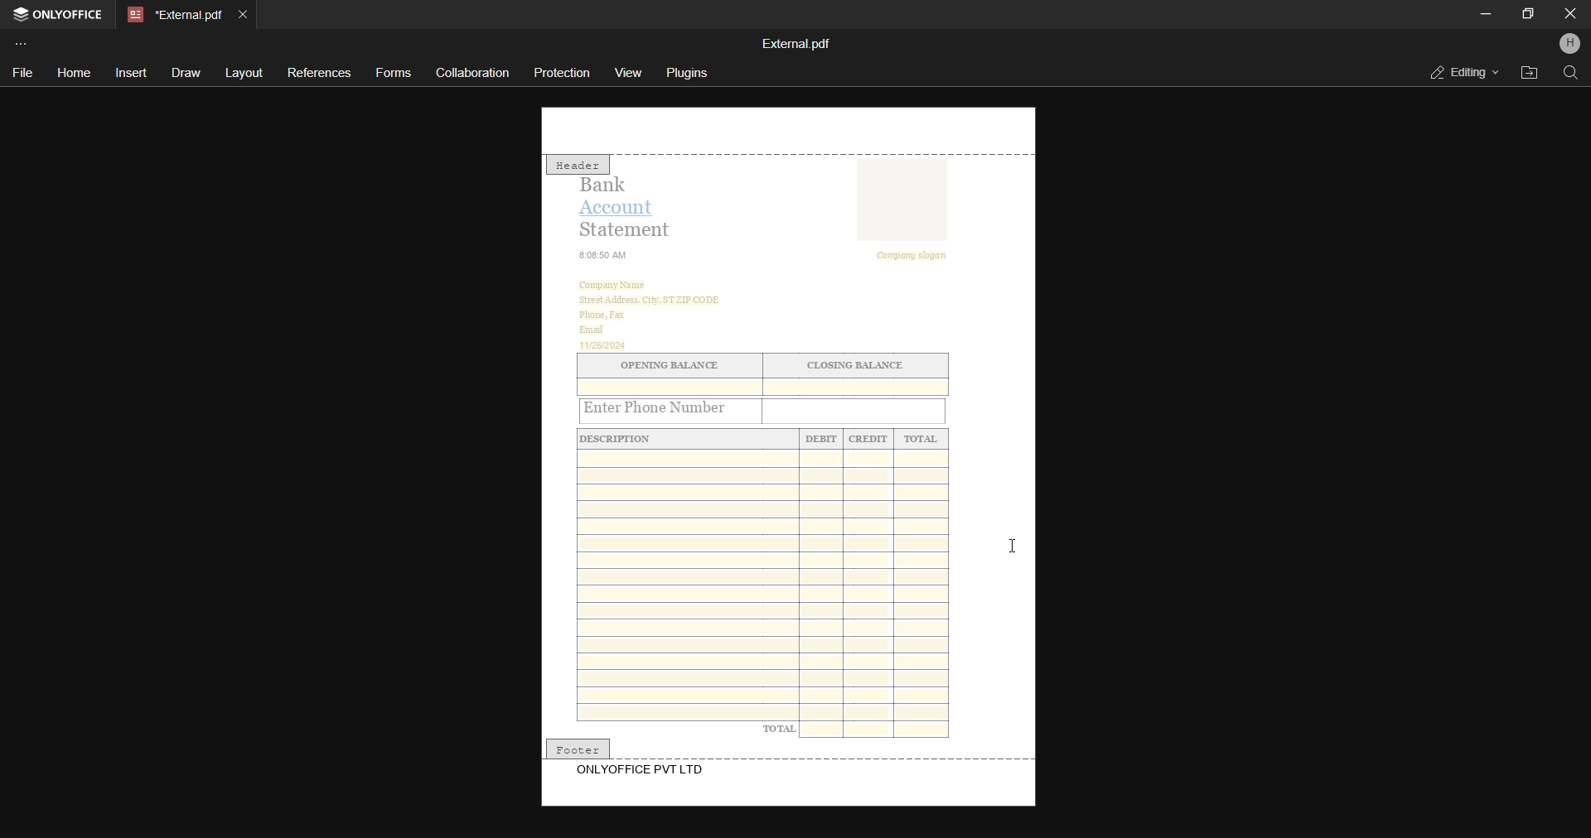 This screenshot has height=838, width=1591. Describe the element at coordinates (578, 164) in the screenshot. I see `Header` at that location.